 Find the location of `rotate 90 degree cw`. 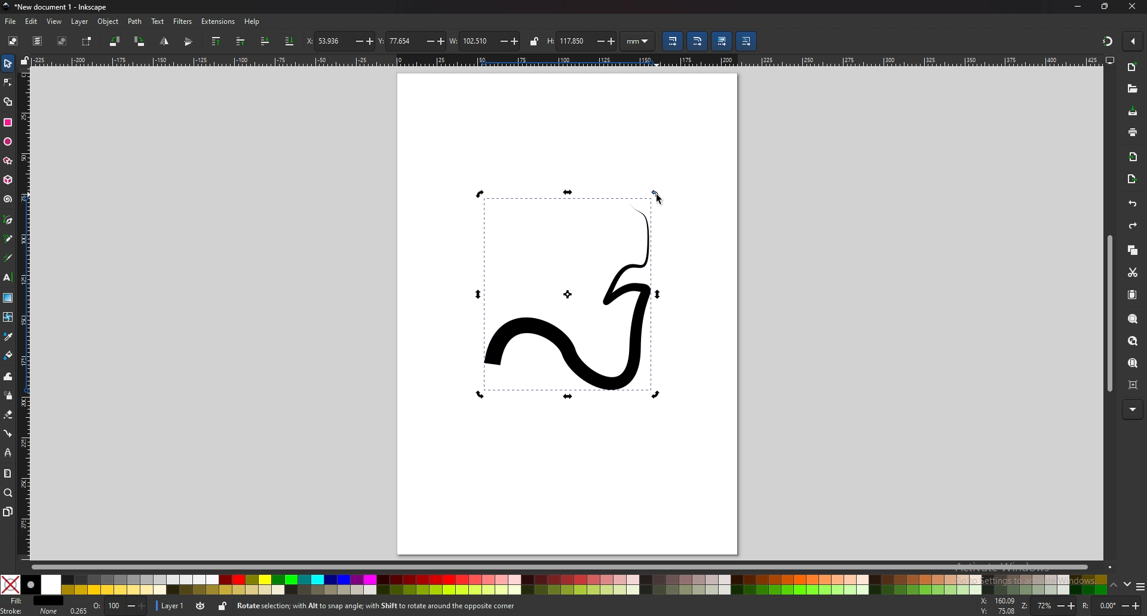

rotate 90 degree cw is located at coordinates (140, 41).